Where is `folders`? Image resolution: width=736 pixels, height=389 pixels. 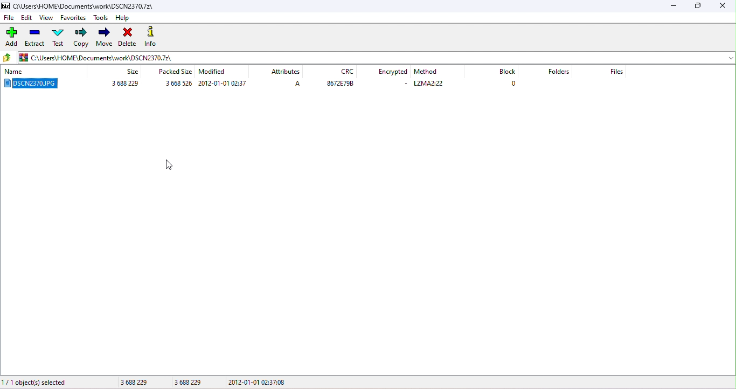
folders is located at coordinates (559, 72).